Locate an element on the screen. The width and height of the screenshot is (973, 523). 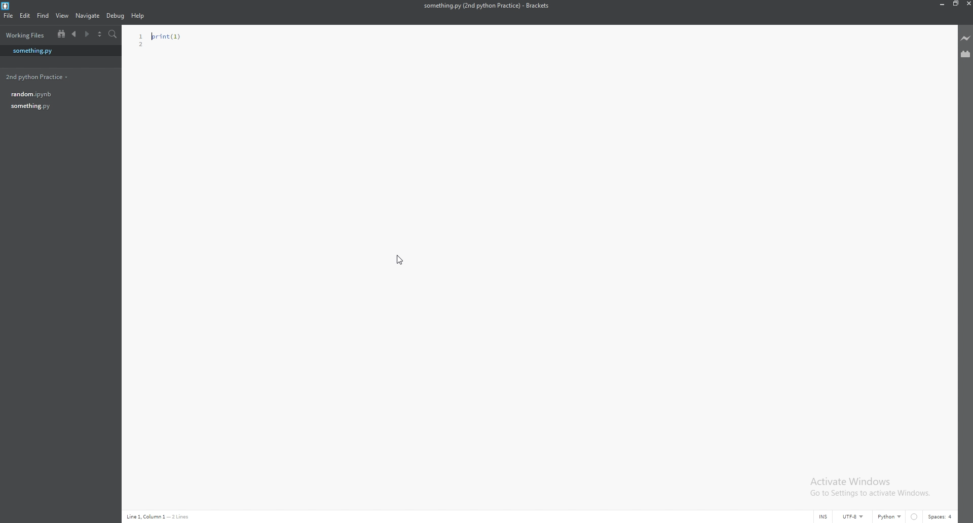
find is located at coordinates (43, 16).